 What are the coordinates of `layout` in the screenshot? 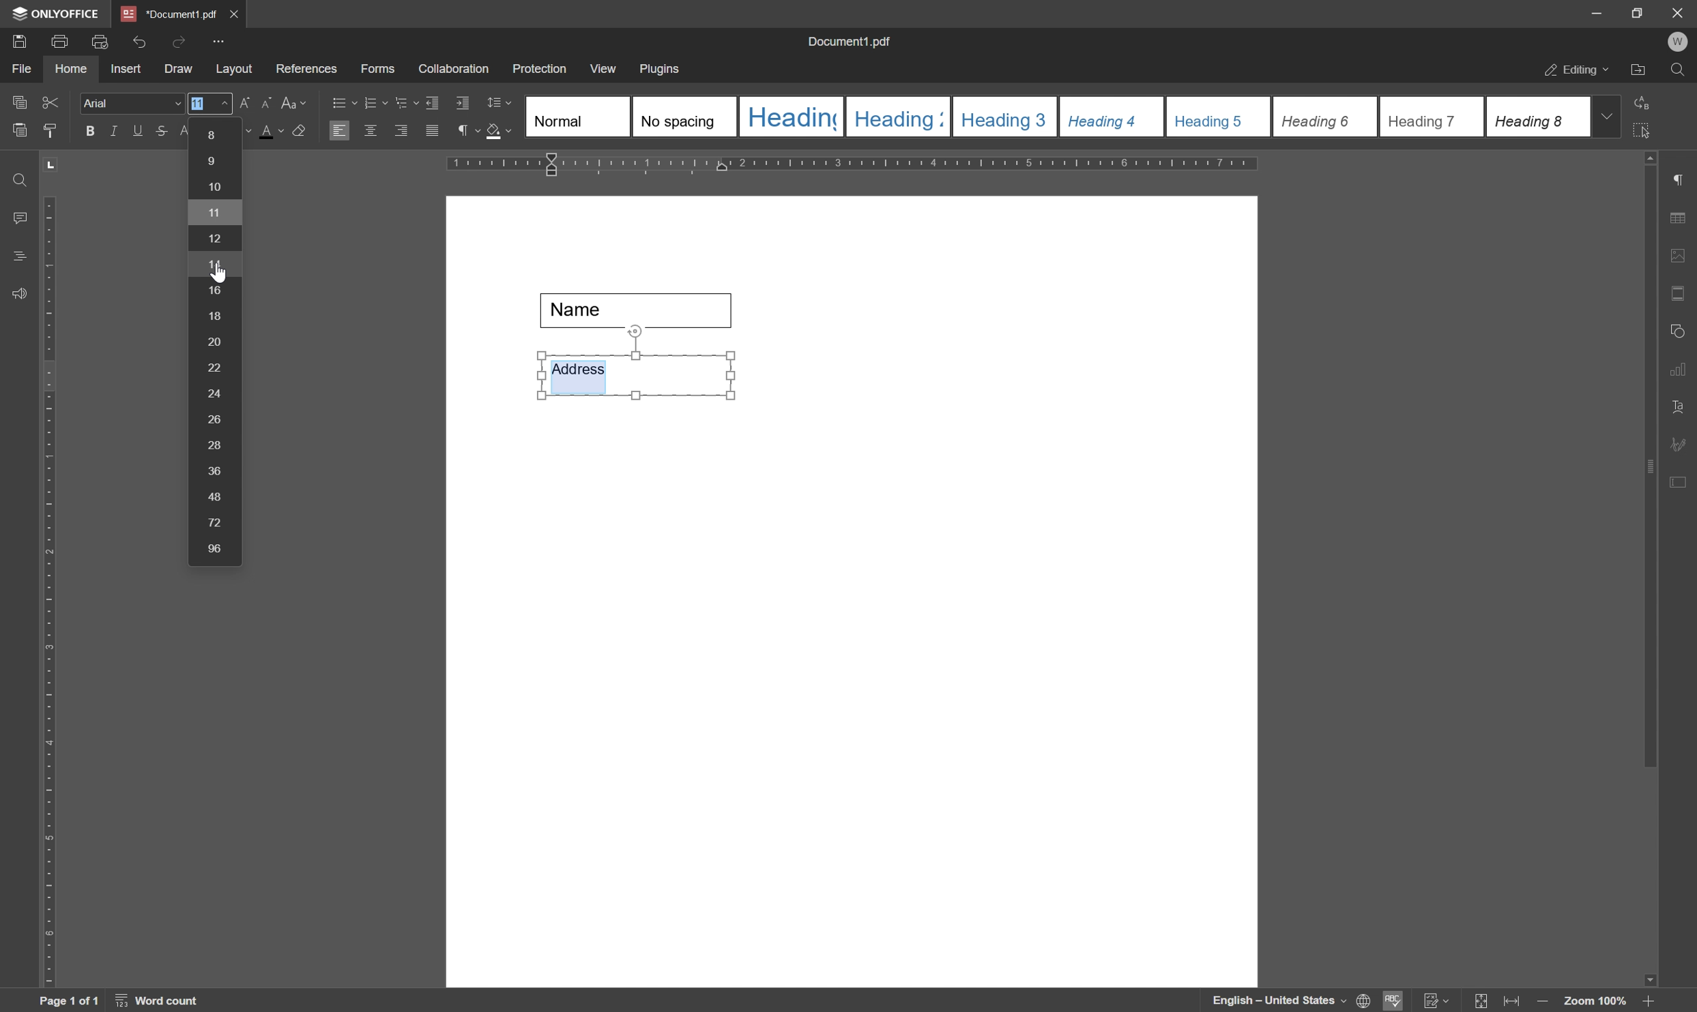 It's located at (233, 70).